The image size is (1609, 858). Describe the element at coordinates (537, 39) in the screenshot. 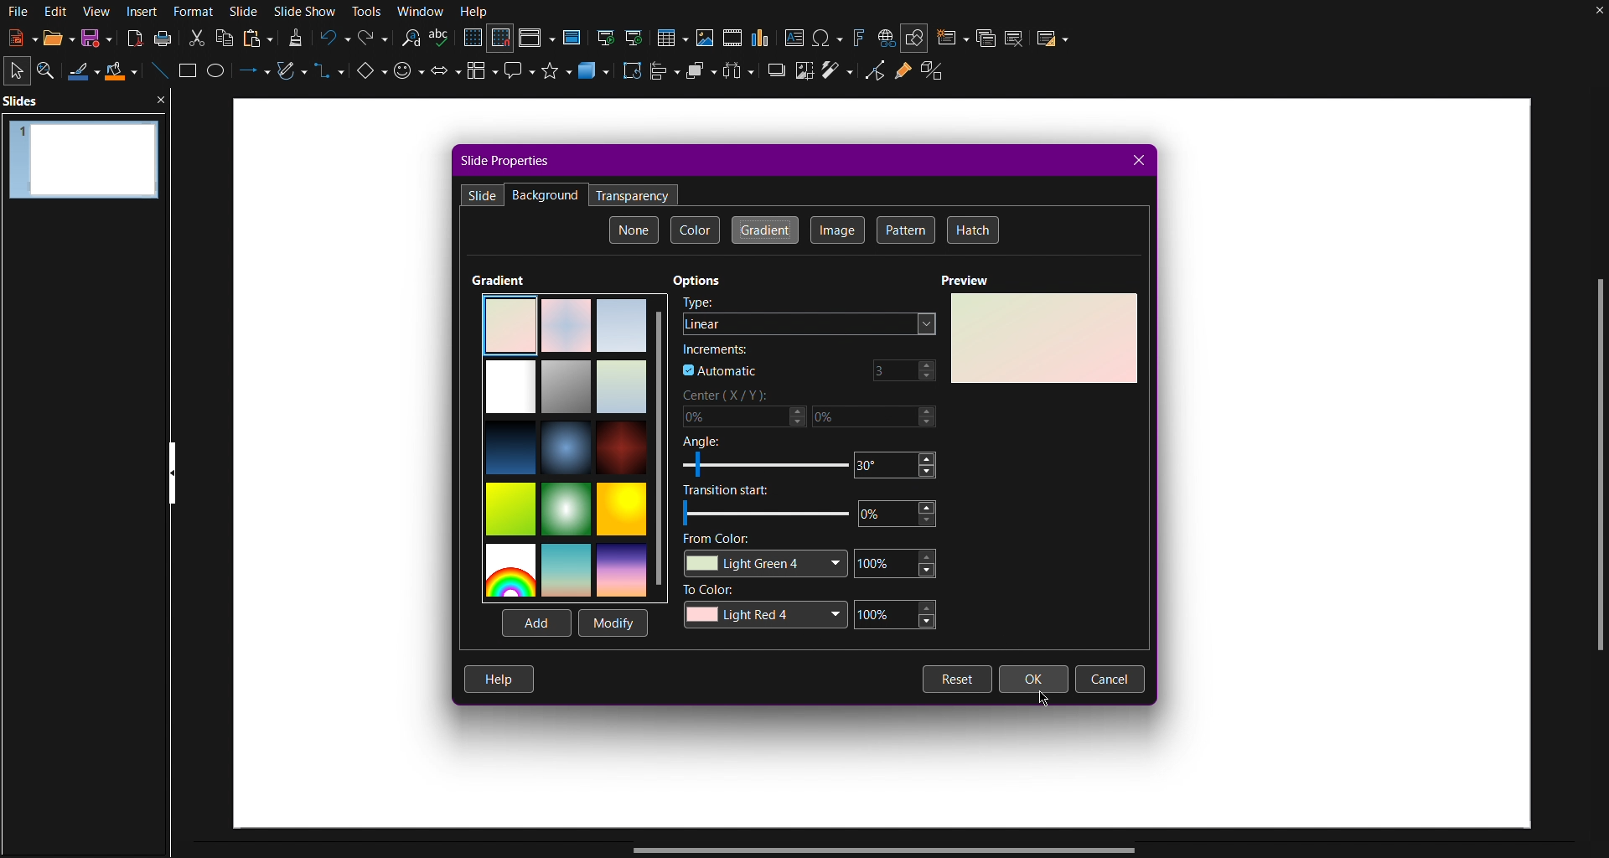

I see `Display Views` at that location.